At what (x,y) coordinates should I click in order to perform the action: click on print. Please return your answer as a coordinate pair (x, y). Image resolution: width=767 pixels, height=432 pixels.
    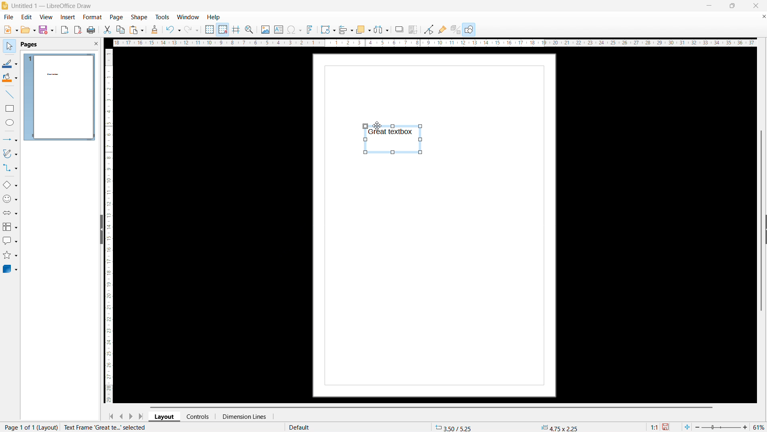
    Looking at the image, I should click on (91, 30).